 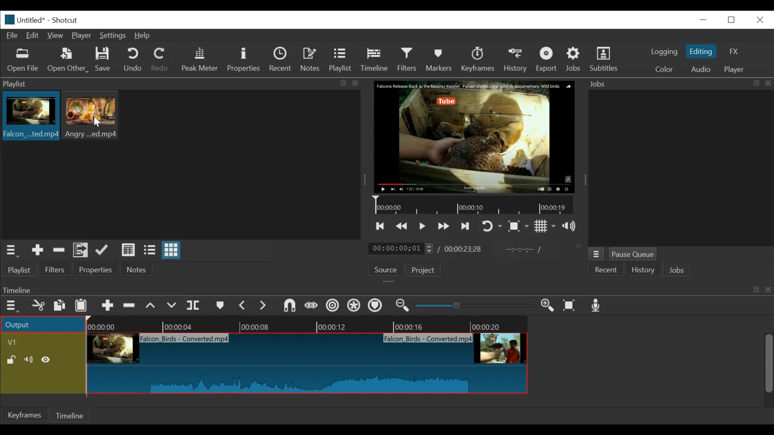 What do you see at coordinates (264, 306) in the screenshot?
I see `next marker` at bounding box center [264, 306].